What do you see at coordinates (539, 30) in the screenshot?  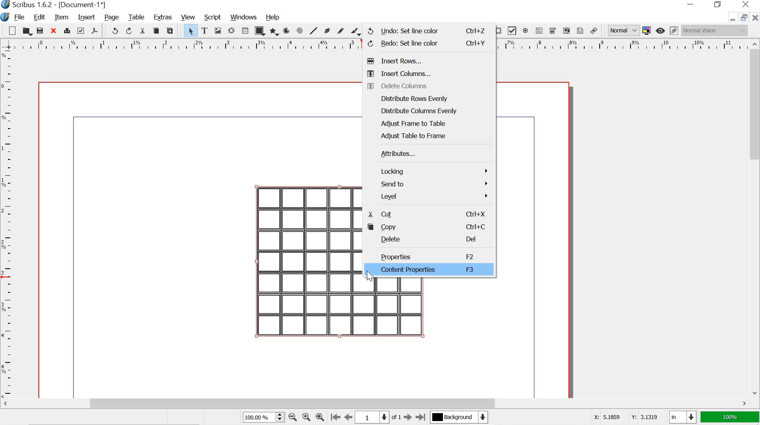 I see `pdf text field` at bounding box center [539, 30].